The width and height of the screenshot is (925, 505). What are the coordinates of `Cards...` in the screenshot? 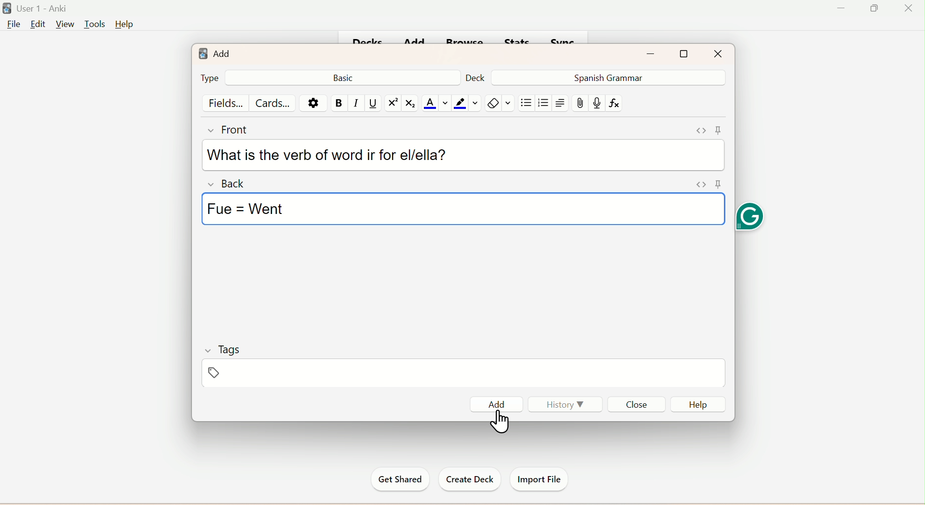 It's located at (274, 103).